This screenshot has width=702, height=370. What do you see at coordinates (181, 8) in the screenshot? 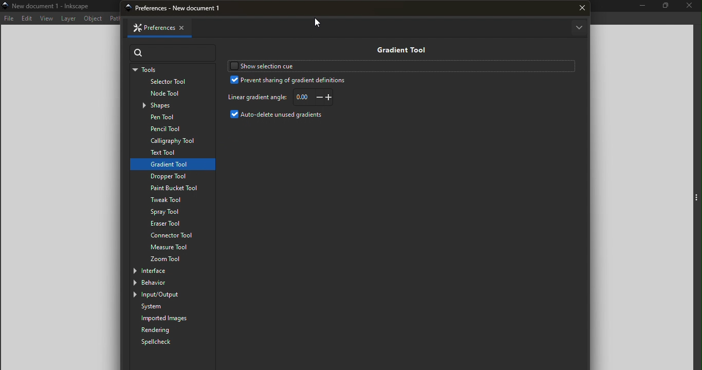
I see `preferences` at bounding box center [181, 8].